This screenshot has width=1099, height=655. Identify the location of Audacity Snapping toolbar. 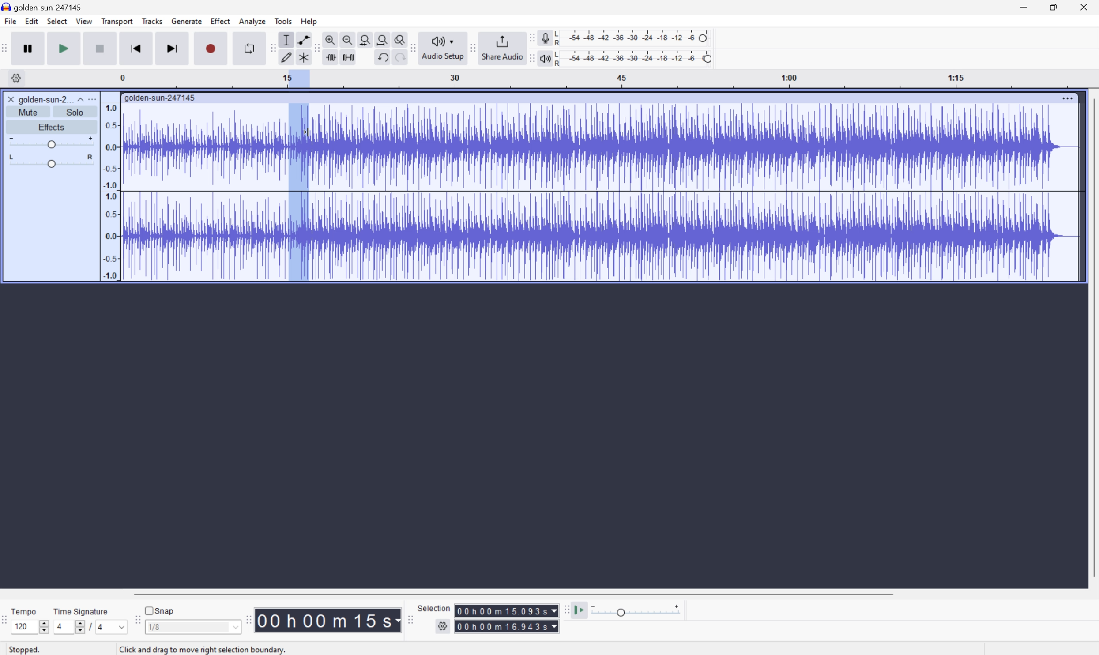
(135, 623).